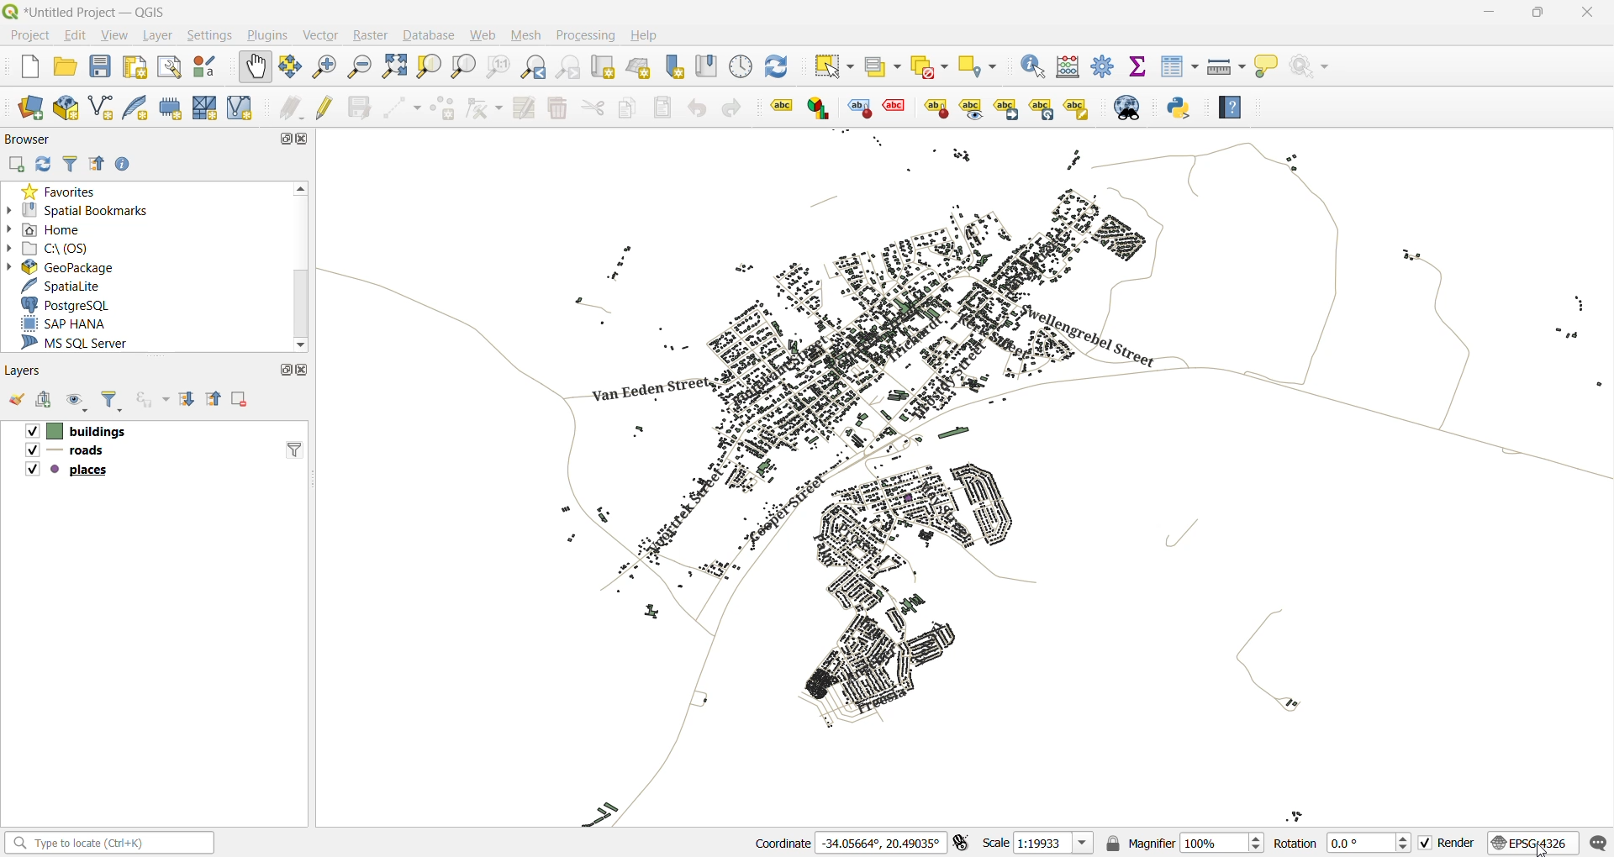  What do you see at coordinates (1451, 844) in the screenshot?
I see `render` at bounding box center [1451, 844].